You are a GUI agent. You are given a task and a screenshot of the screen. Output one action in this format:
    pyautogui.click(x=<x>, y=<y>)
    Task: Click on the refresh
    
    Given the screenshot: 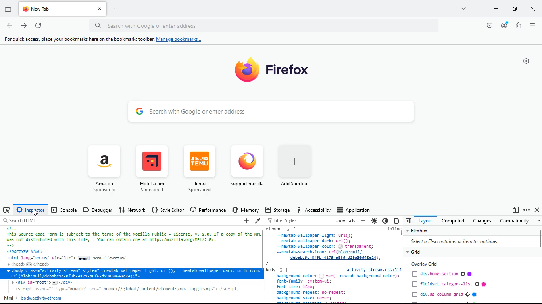 What is the action you would take?
    pyautogui.click(x=38, y=26)
    